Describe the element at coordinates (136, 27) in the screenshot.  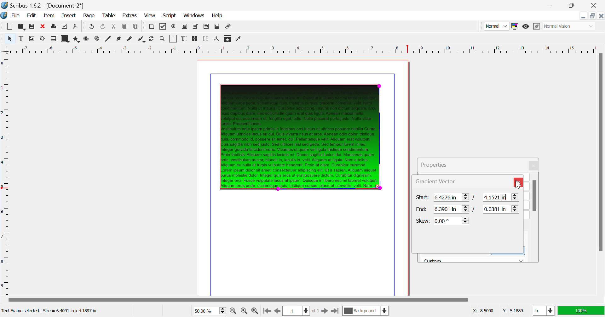
I see `Paste` at that location.